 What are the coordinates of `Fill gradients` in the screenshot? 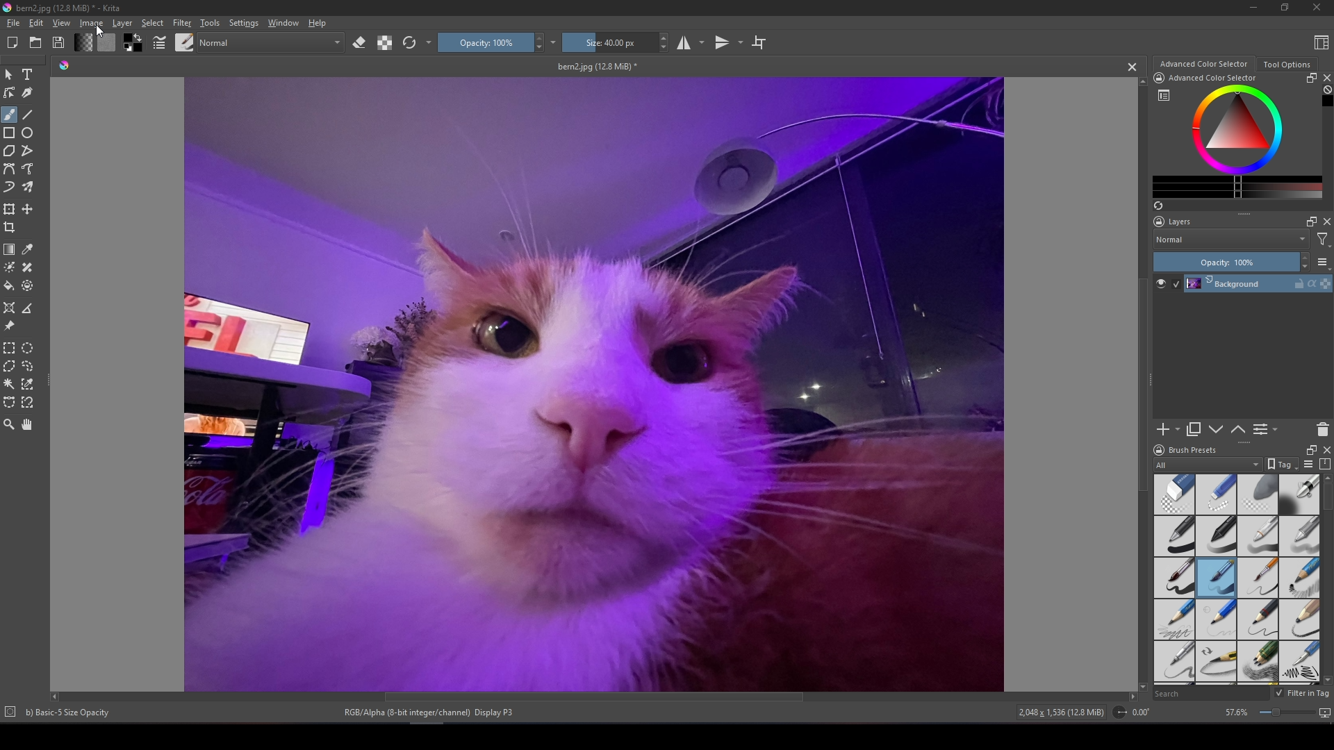 It's located at (83, 42).